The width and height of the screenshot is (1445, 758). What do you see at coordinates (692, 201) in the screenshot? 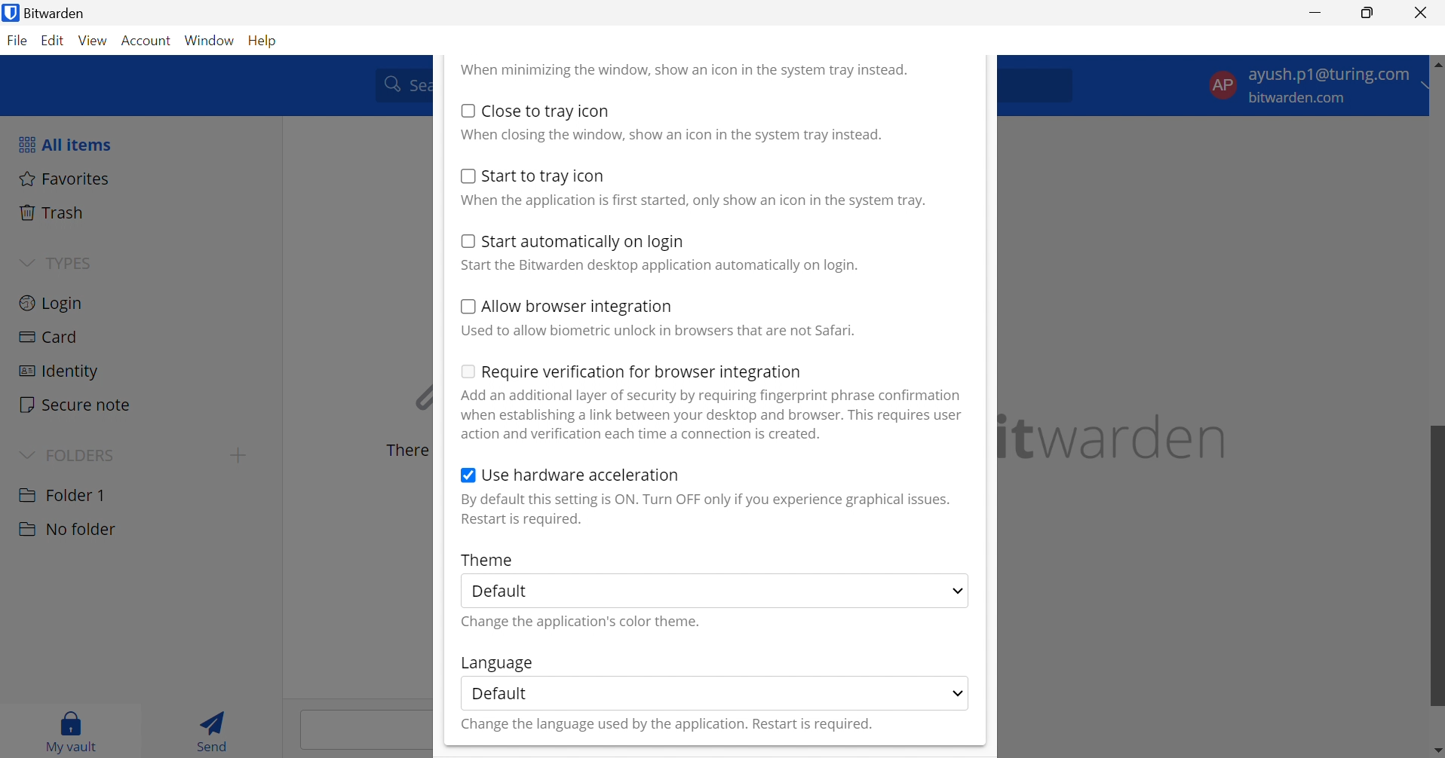
I see `When the application is first started, only show an icon in the system tray.` at bounding box center [692, 201].